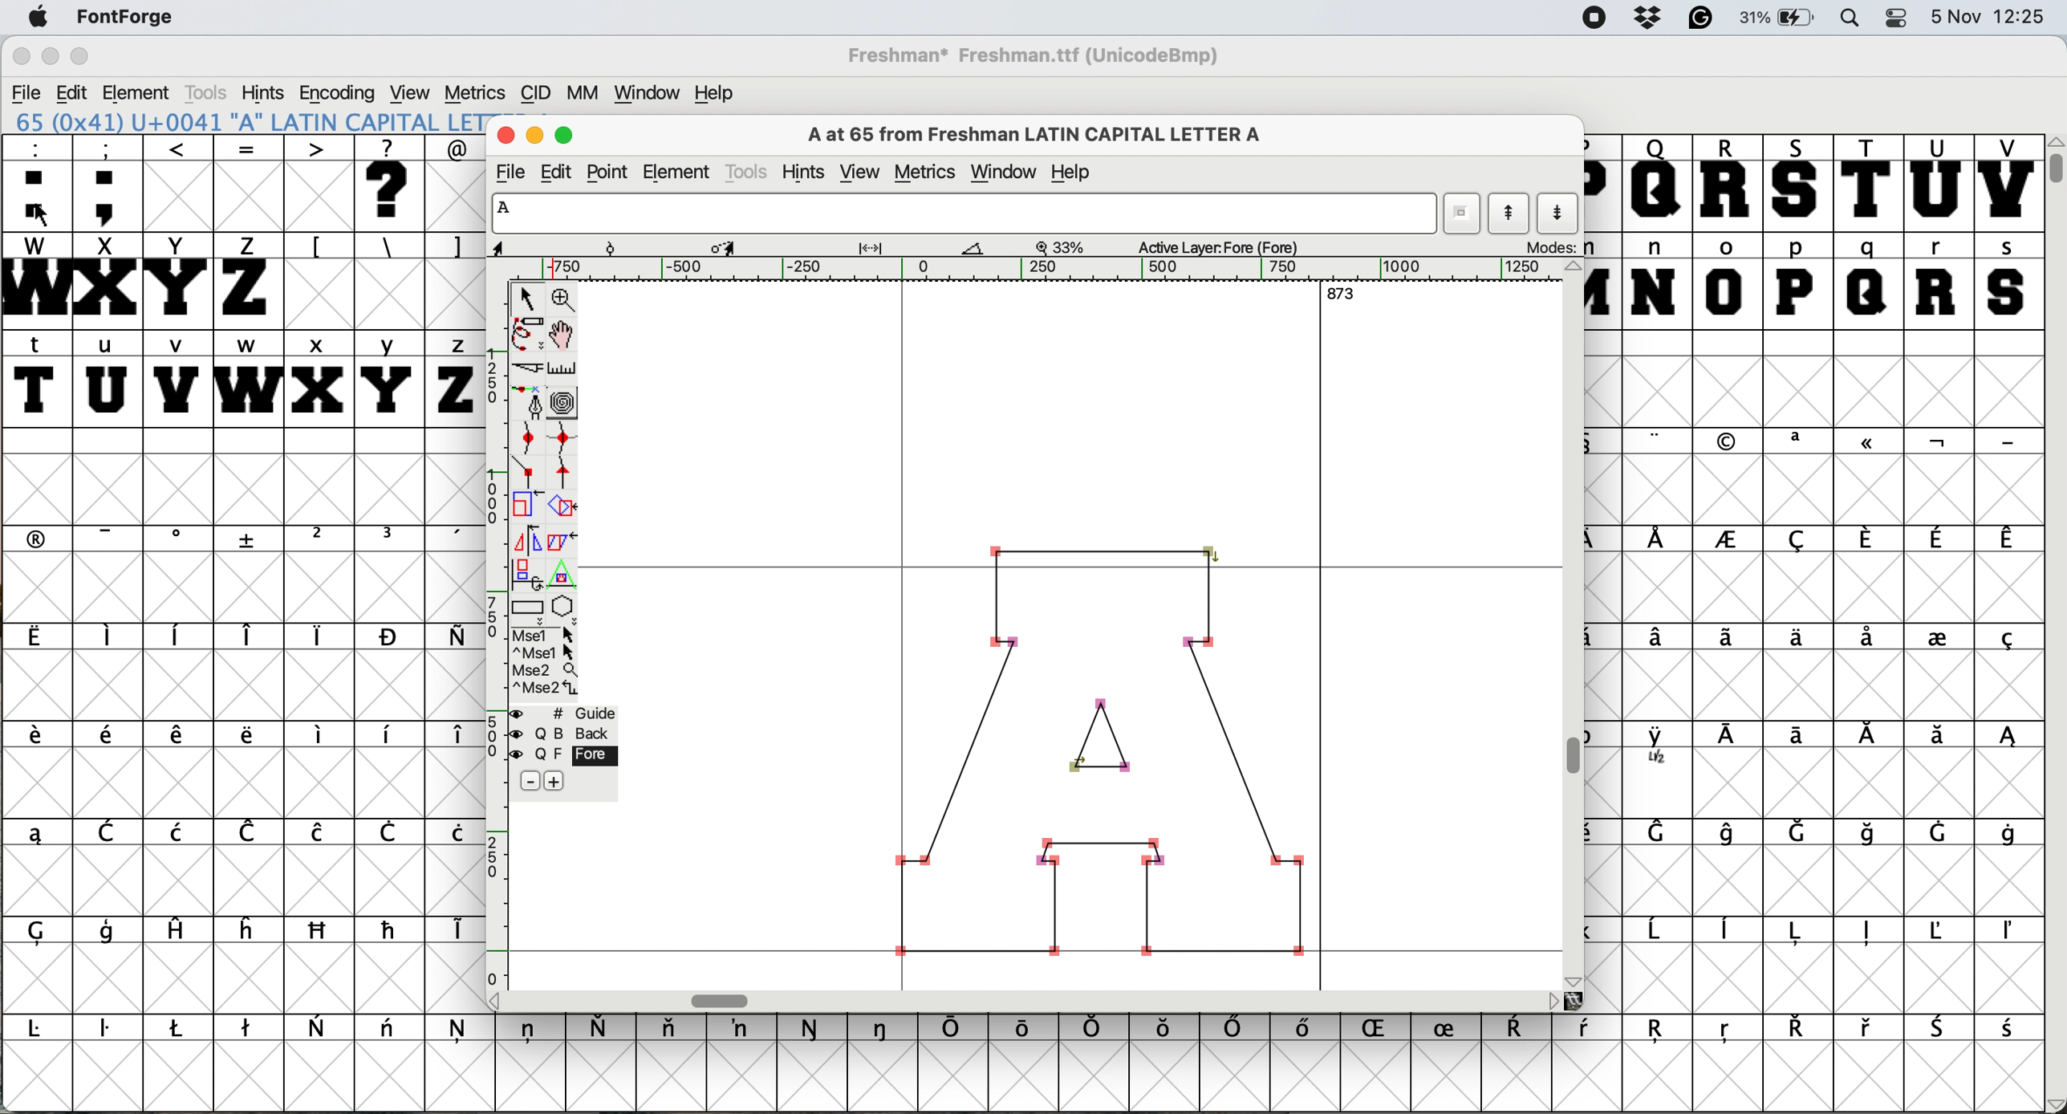  I want to click on hints, so click(266, 92).